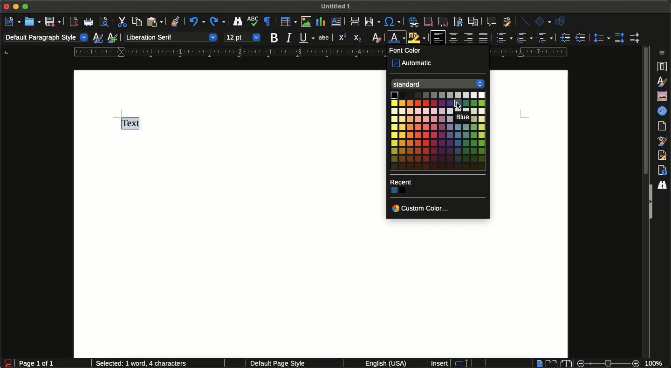  I want to click on English (USA), so click(382, 363).